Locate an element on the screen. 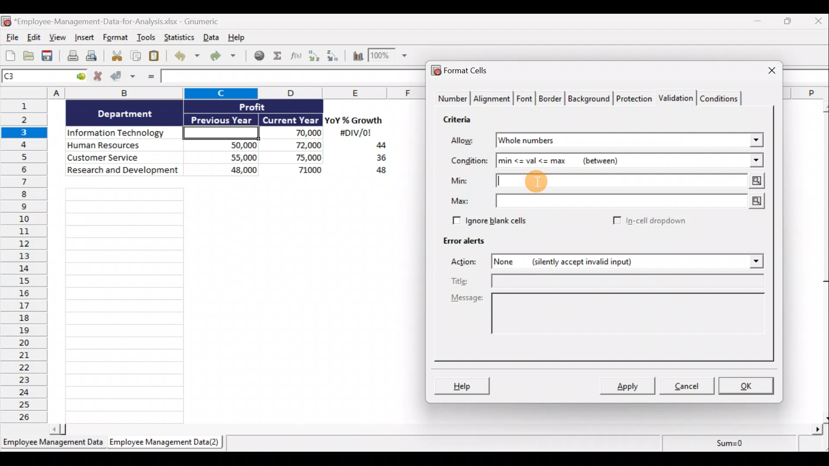 The width and height of the screenshot is (829, 466). OK is located at coordinates (747, 385).